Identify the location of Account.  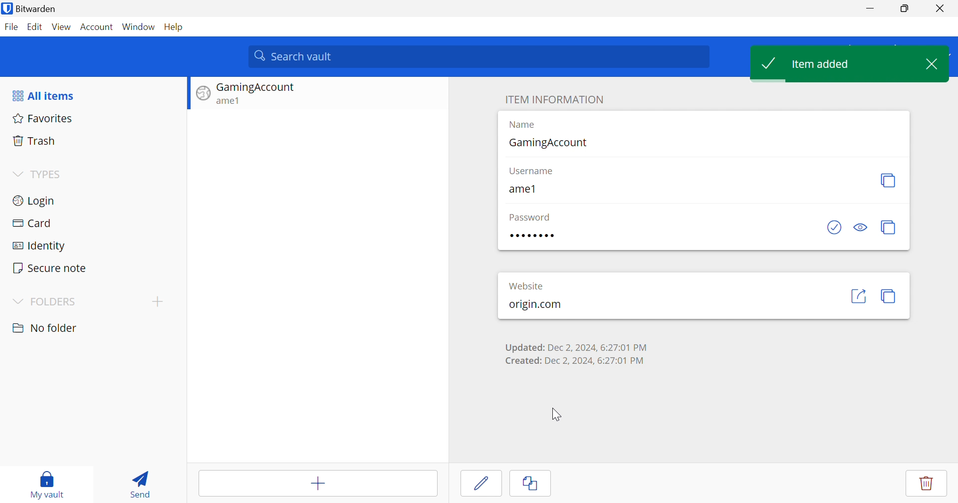
(97, 26).